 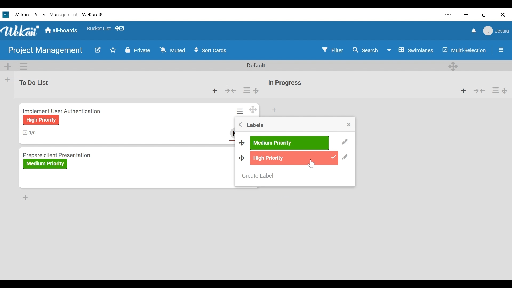 What do you see at coordinates (59, 15) in the screenshot?
I see `Text` at bounding box center [59, 15].